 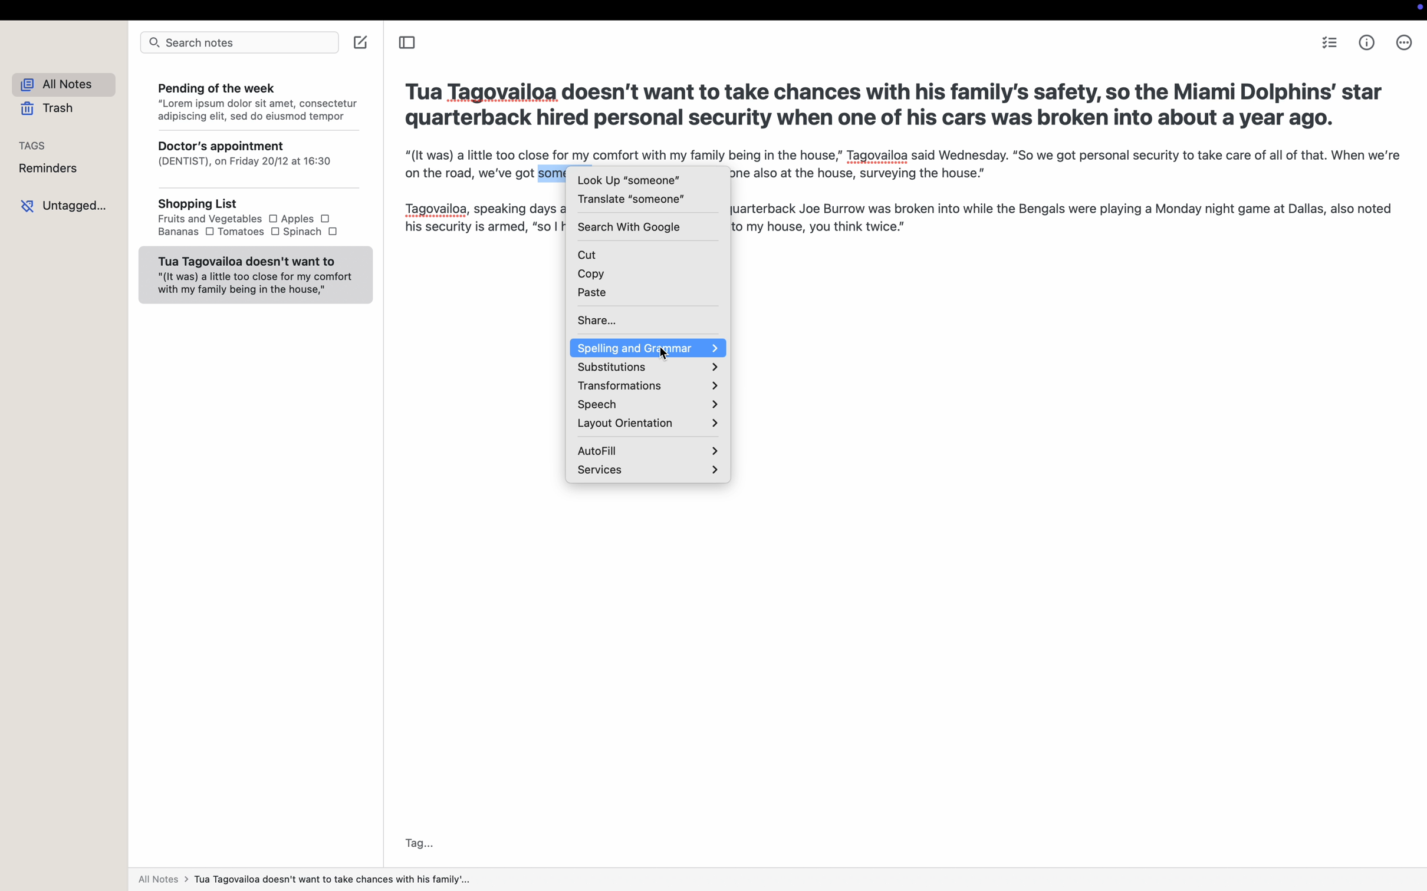 I want to click on paste, so click(x=649, y=295).